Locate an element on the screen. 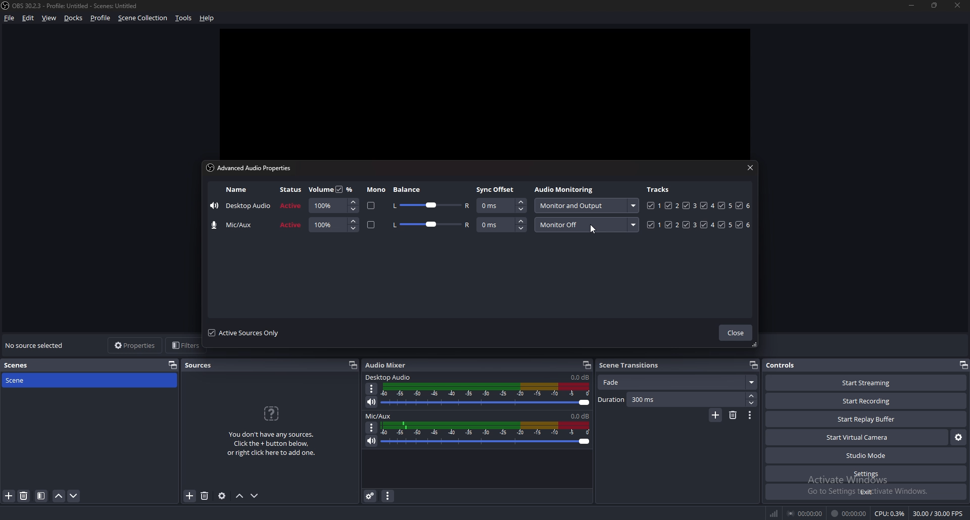 This screenshot has height=520, width=970. cursor is located at coordinates (592, 230).